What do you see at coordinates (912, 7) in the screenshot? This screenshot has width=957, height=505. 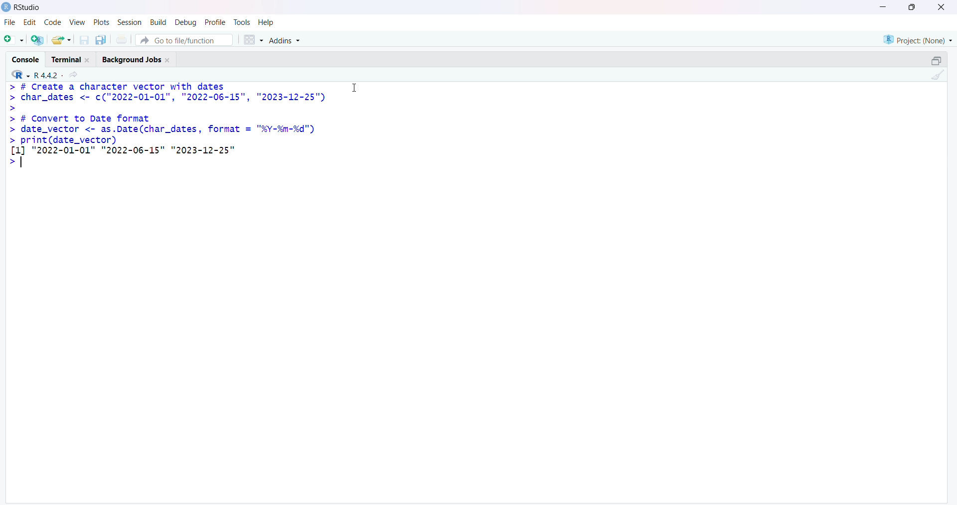 I see `Maximize` at bounding box center [912, 7].